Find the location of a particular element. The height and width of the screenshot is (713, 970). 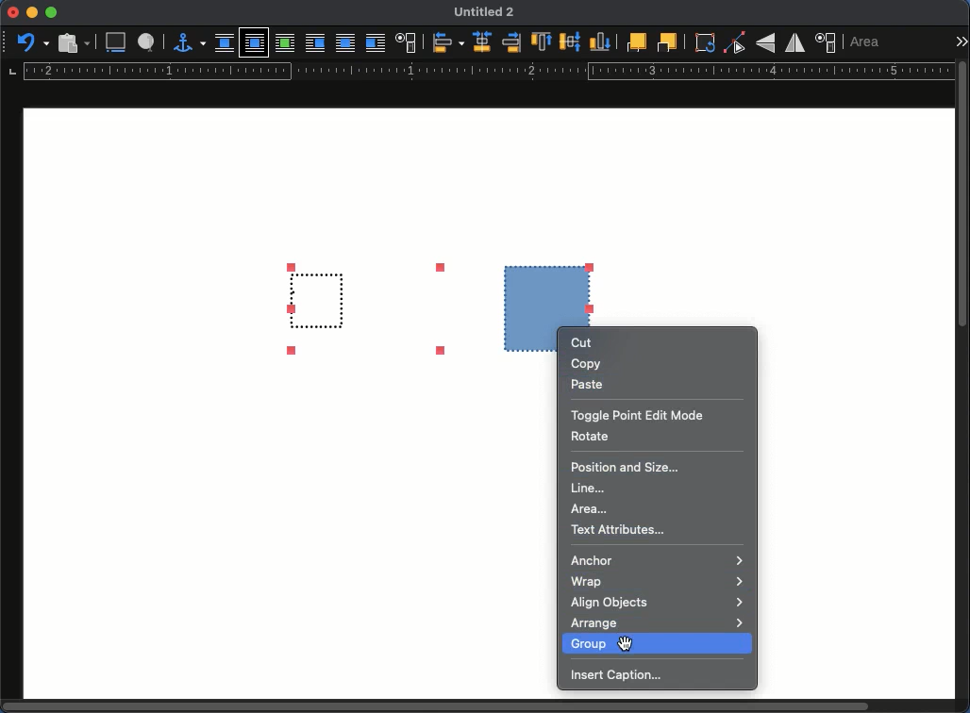

middle is located at coordinates (571, 41).